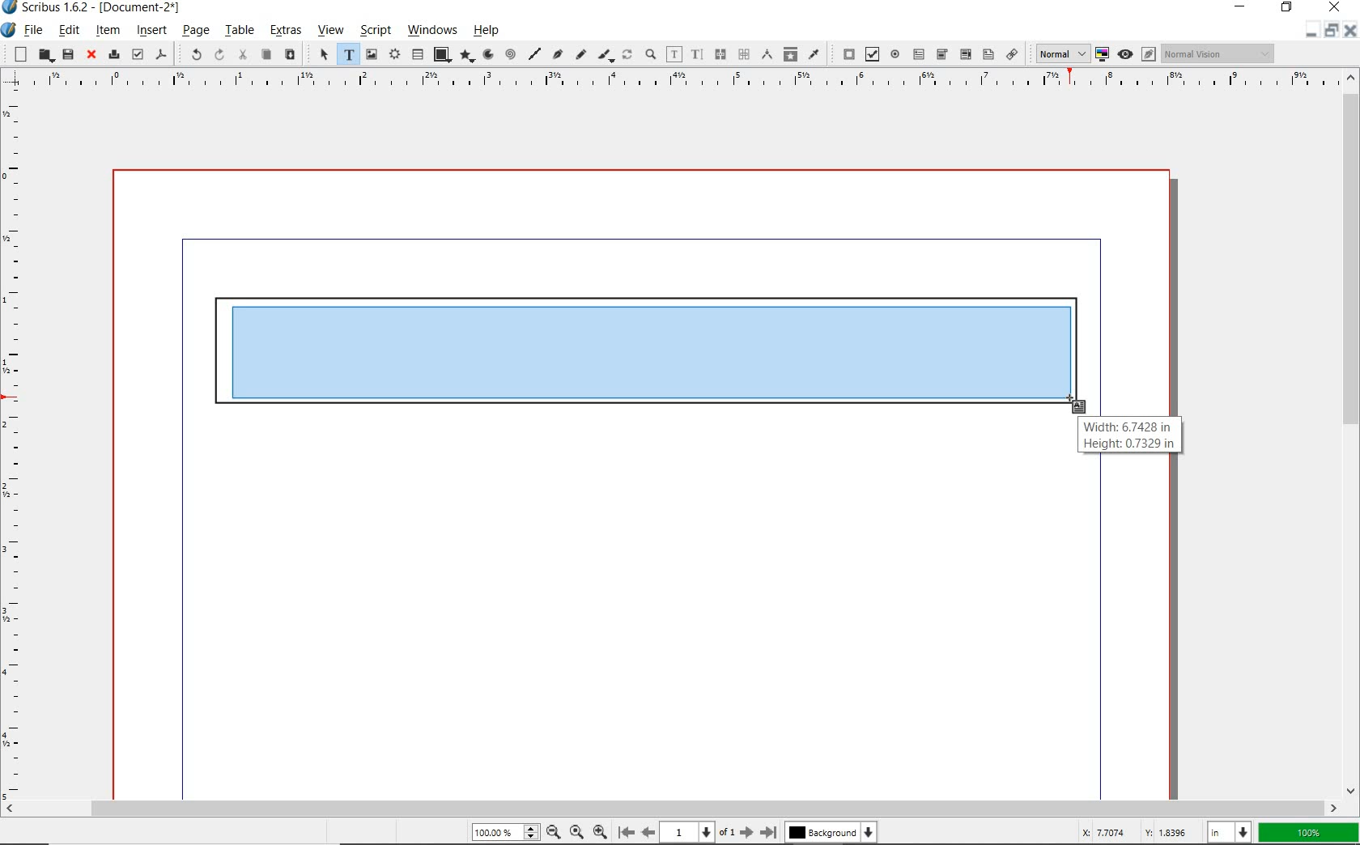  I want to click on text frame, so click(349, 54).